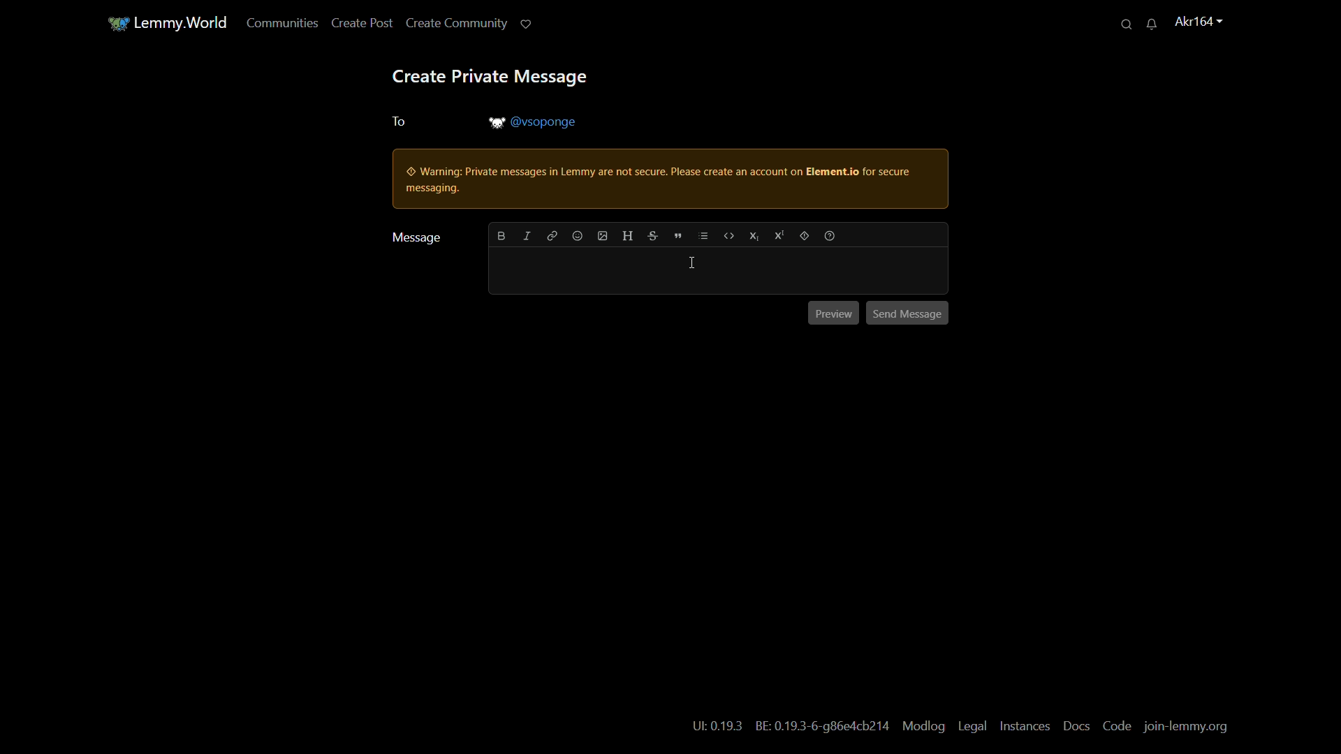  Describe the element at coordinates (355, 24) in the screenshot. I see `create post` at that location.